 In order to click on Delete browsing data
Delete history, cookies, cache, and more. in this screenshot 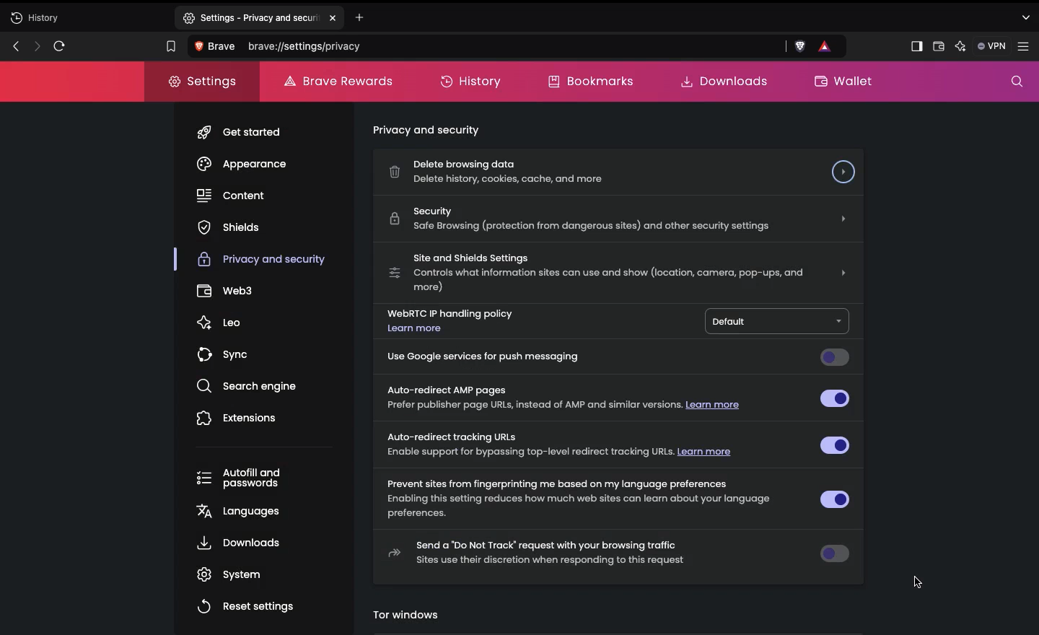, I will do `click(621, 172)`.